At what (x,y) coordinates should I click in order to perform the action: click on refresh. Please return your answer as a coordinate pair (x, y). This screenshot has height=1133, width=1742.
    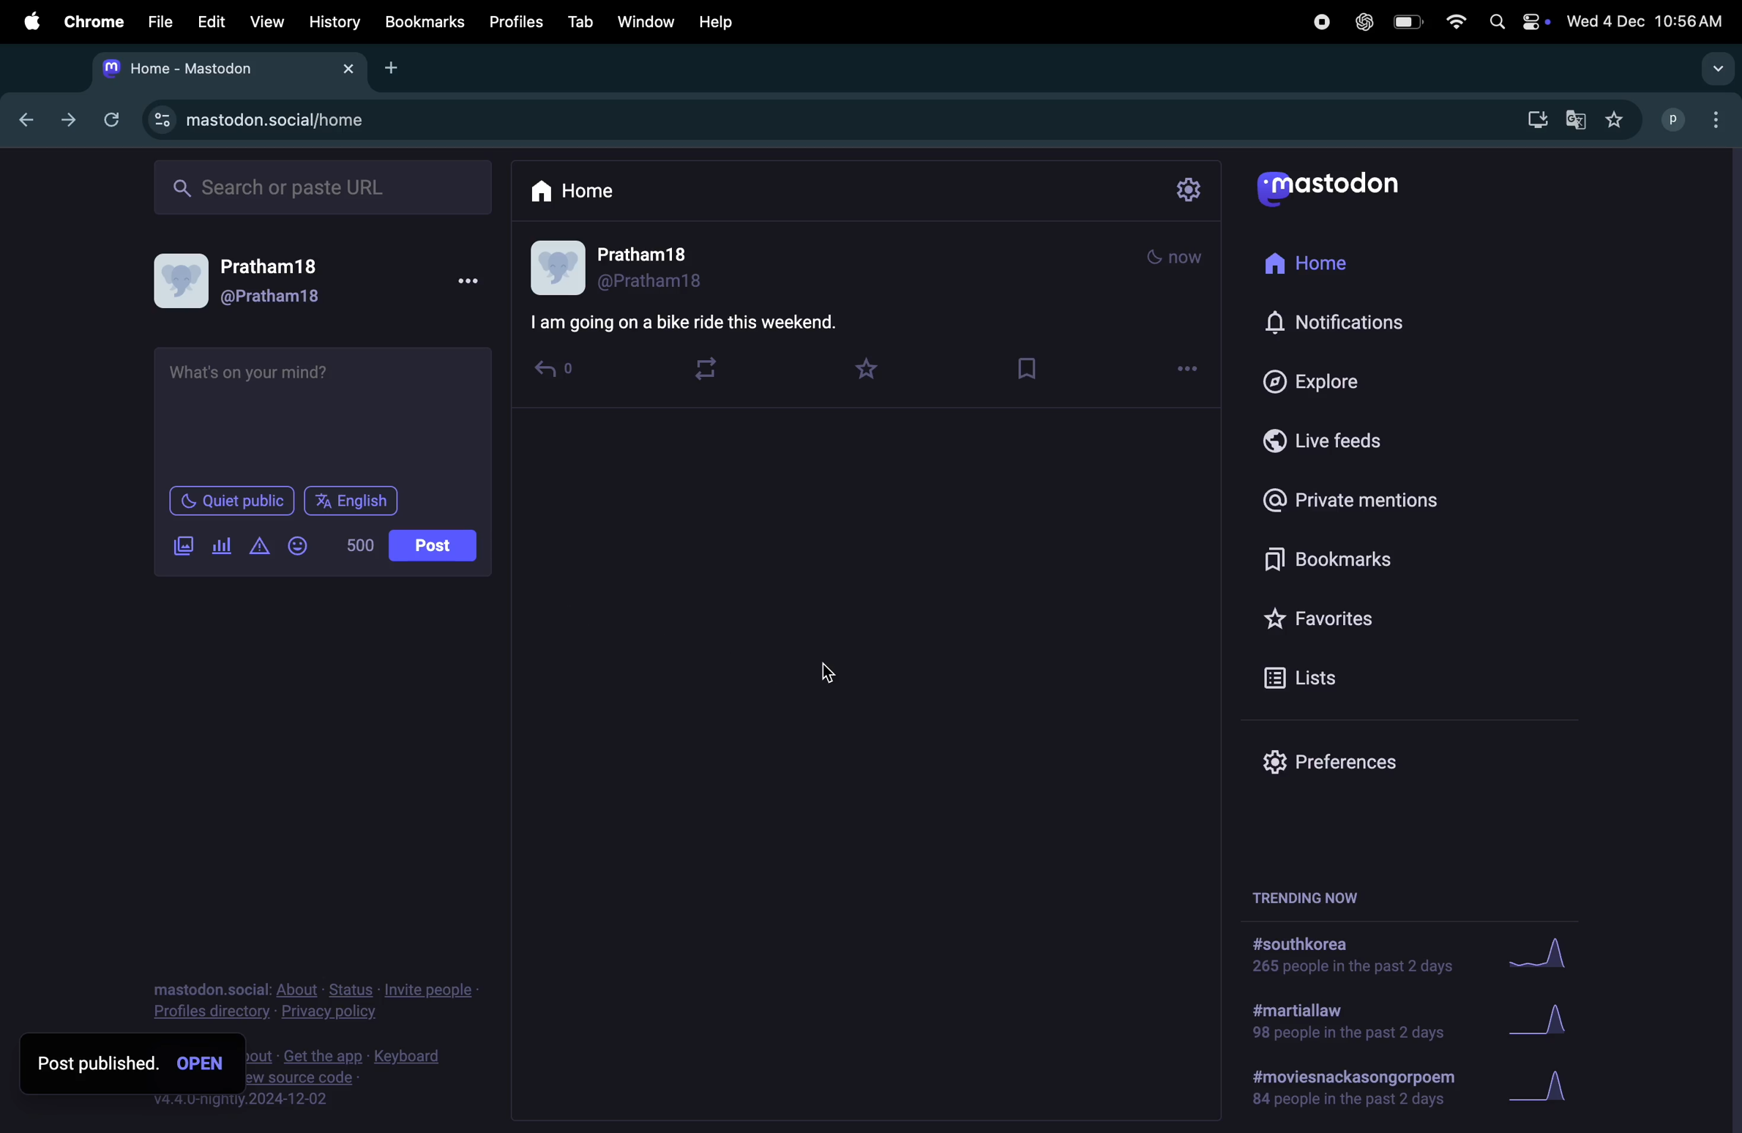
    Looking at the image, I should click on (116, 117).